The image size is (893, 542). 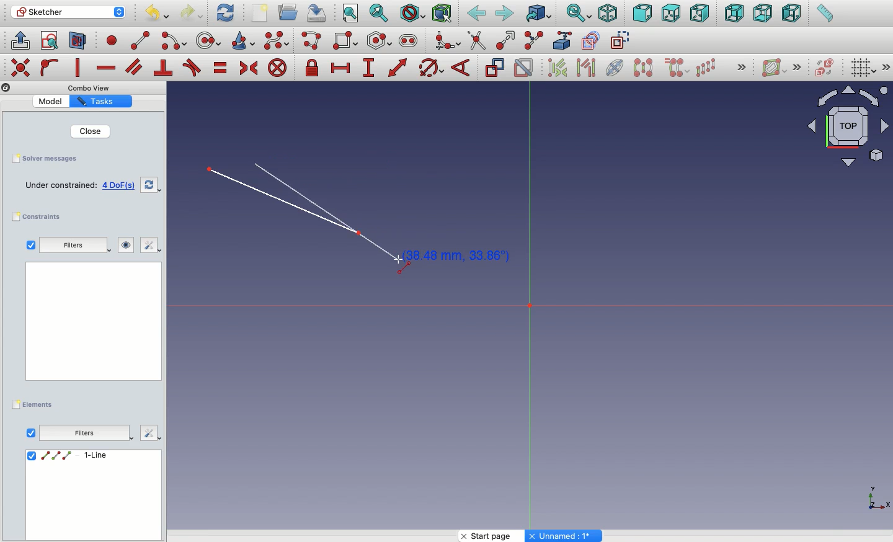 I want to click on Split edge, so click(x=535, y=40).